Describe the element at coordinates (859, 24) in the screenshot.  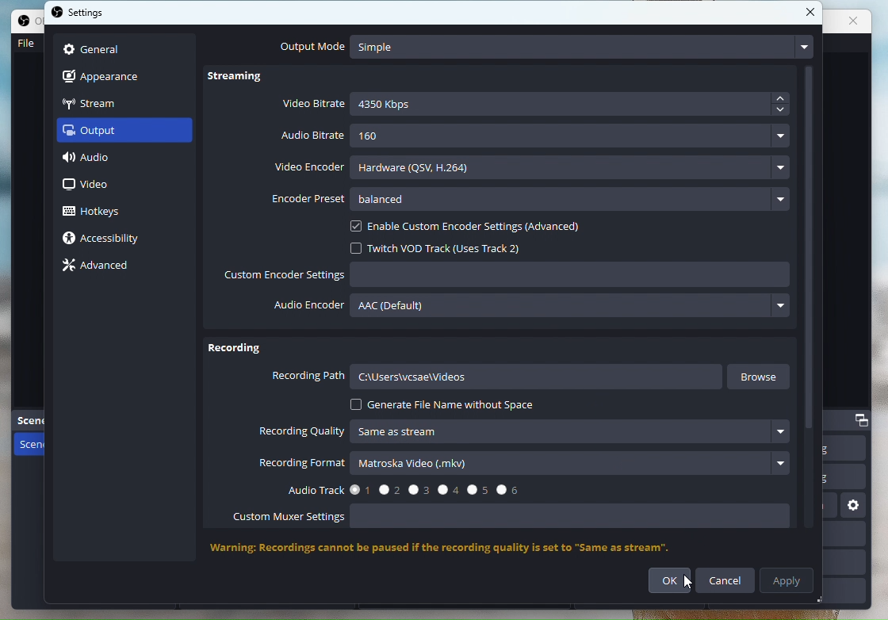
I see `close` at that location.